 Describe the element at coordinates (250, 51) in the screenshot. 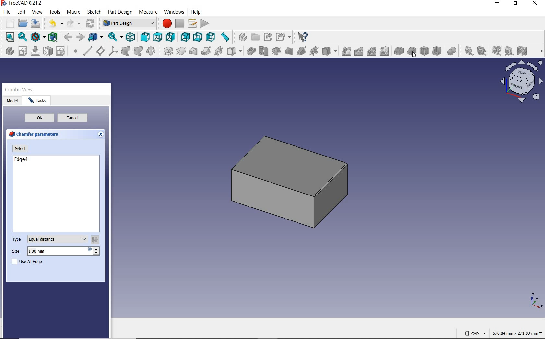

I see `pocket` at that location.